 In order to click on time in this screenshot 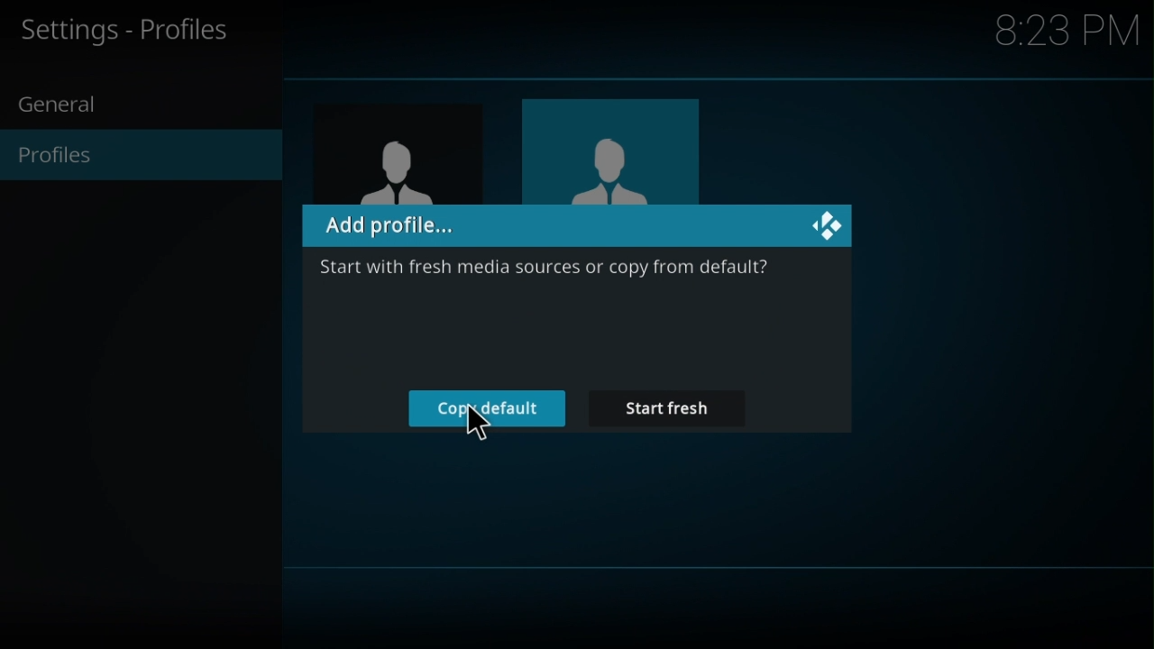, I will do `click(1066, 32)`.